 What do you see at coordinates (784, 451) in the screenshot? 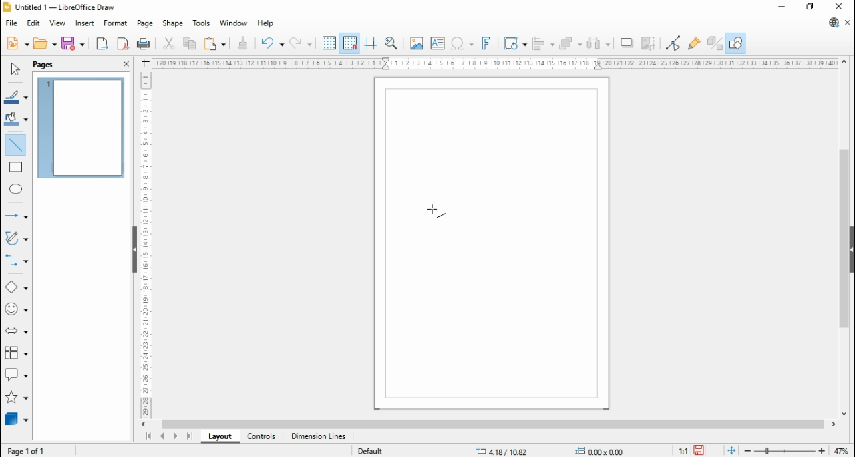
I see `zoom slider` at bounding box center [784, 451].